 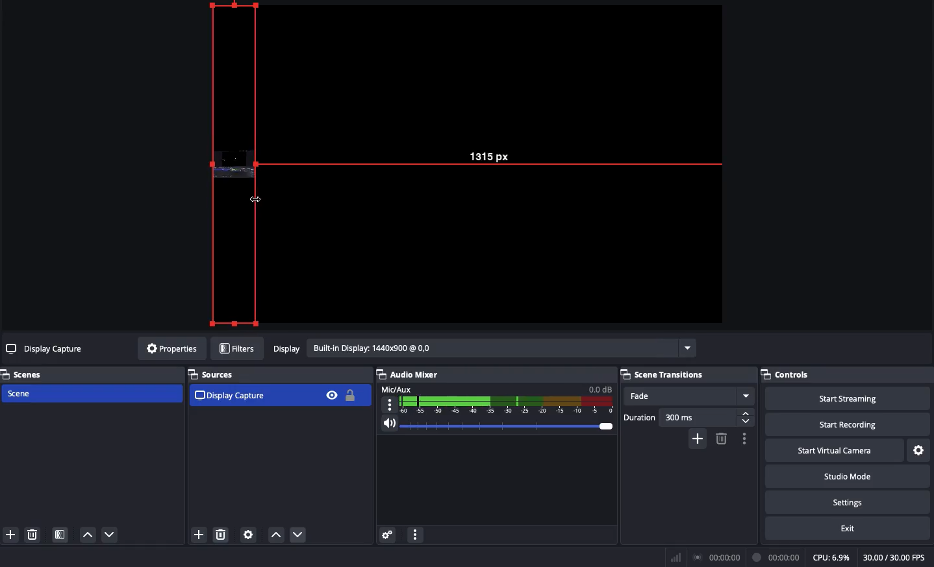 I want to click on Display capture, so click(x=46, y=350).